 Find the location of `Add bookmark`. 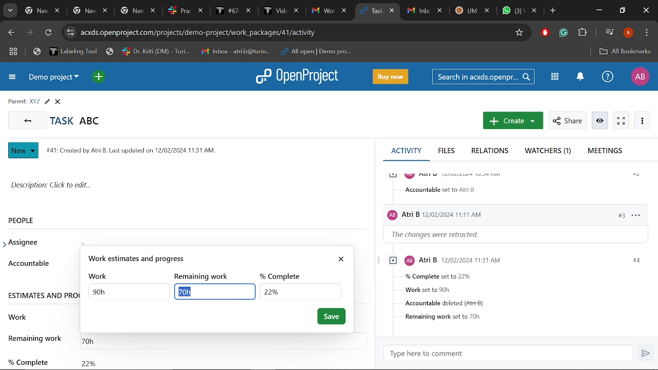

Add bookmark is located at coordinates (625, 51).